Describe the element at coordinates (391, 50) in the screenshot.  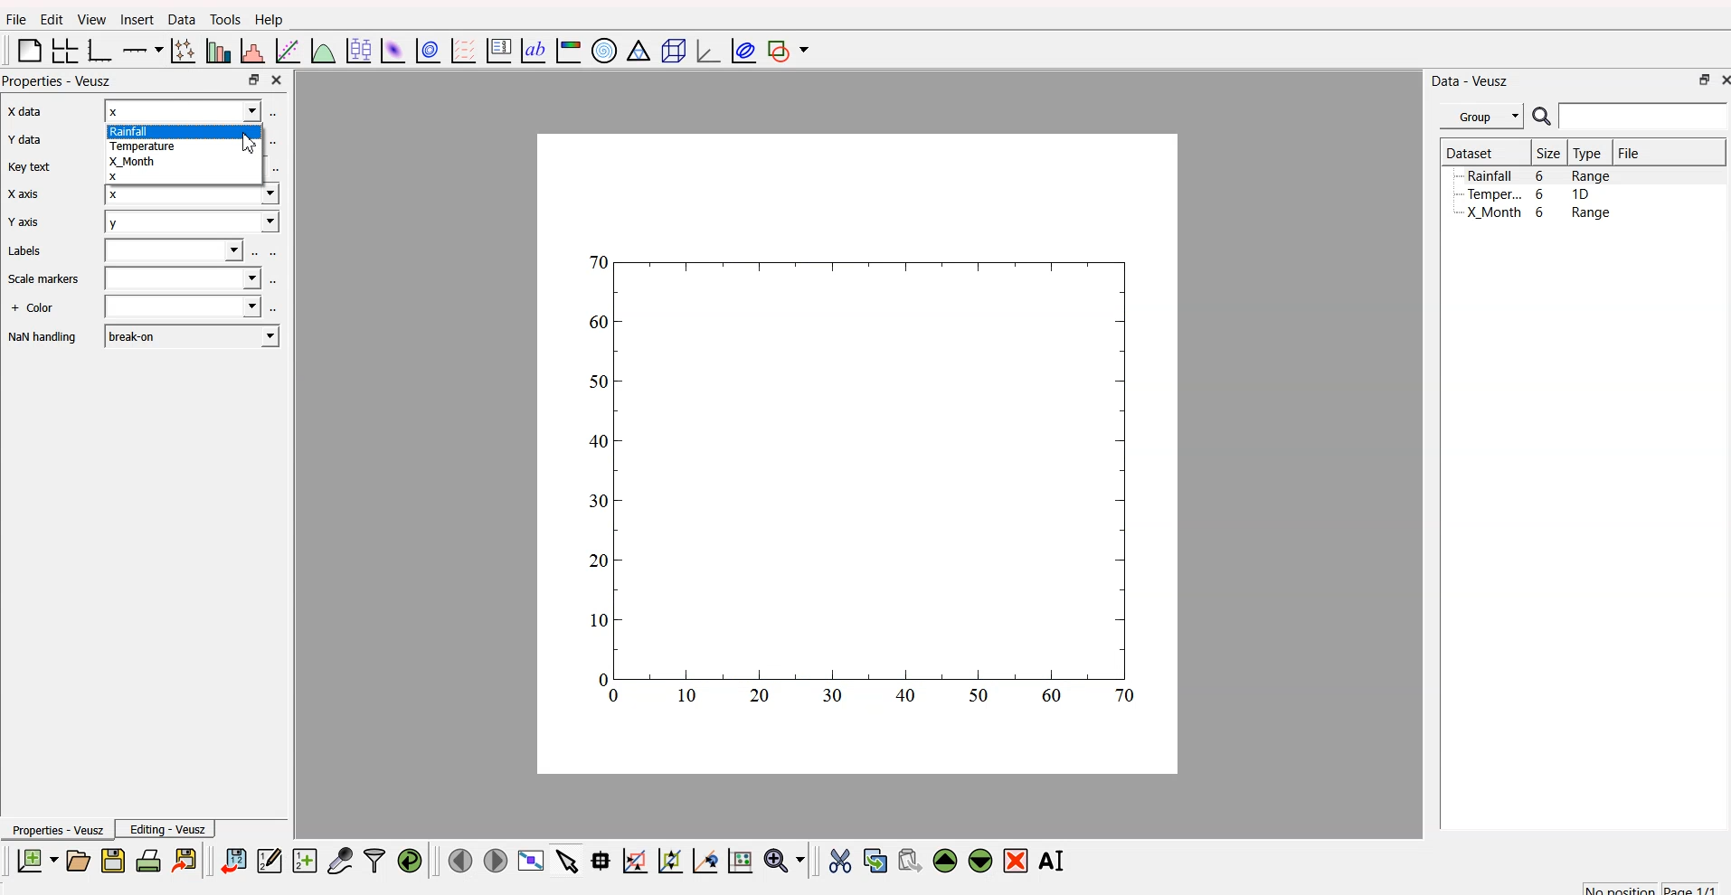
I see `plot dataset` at that location.